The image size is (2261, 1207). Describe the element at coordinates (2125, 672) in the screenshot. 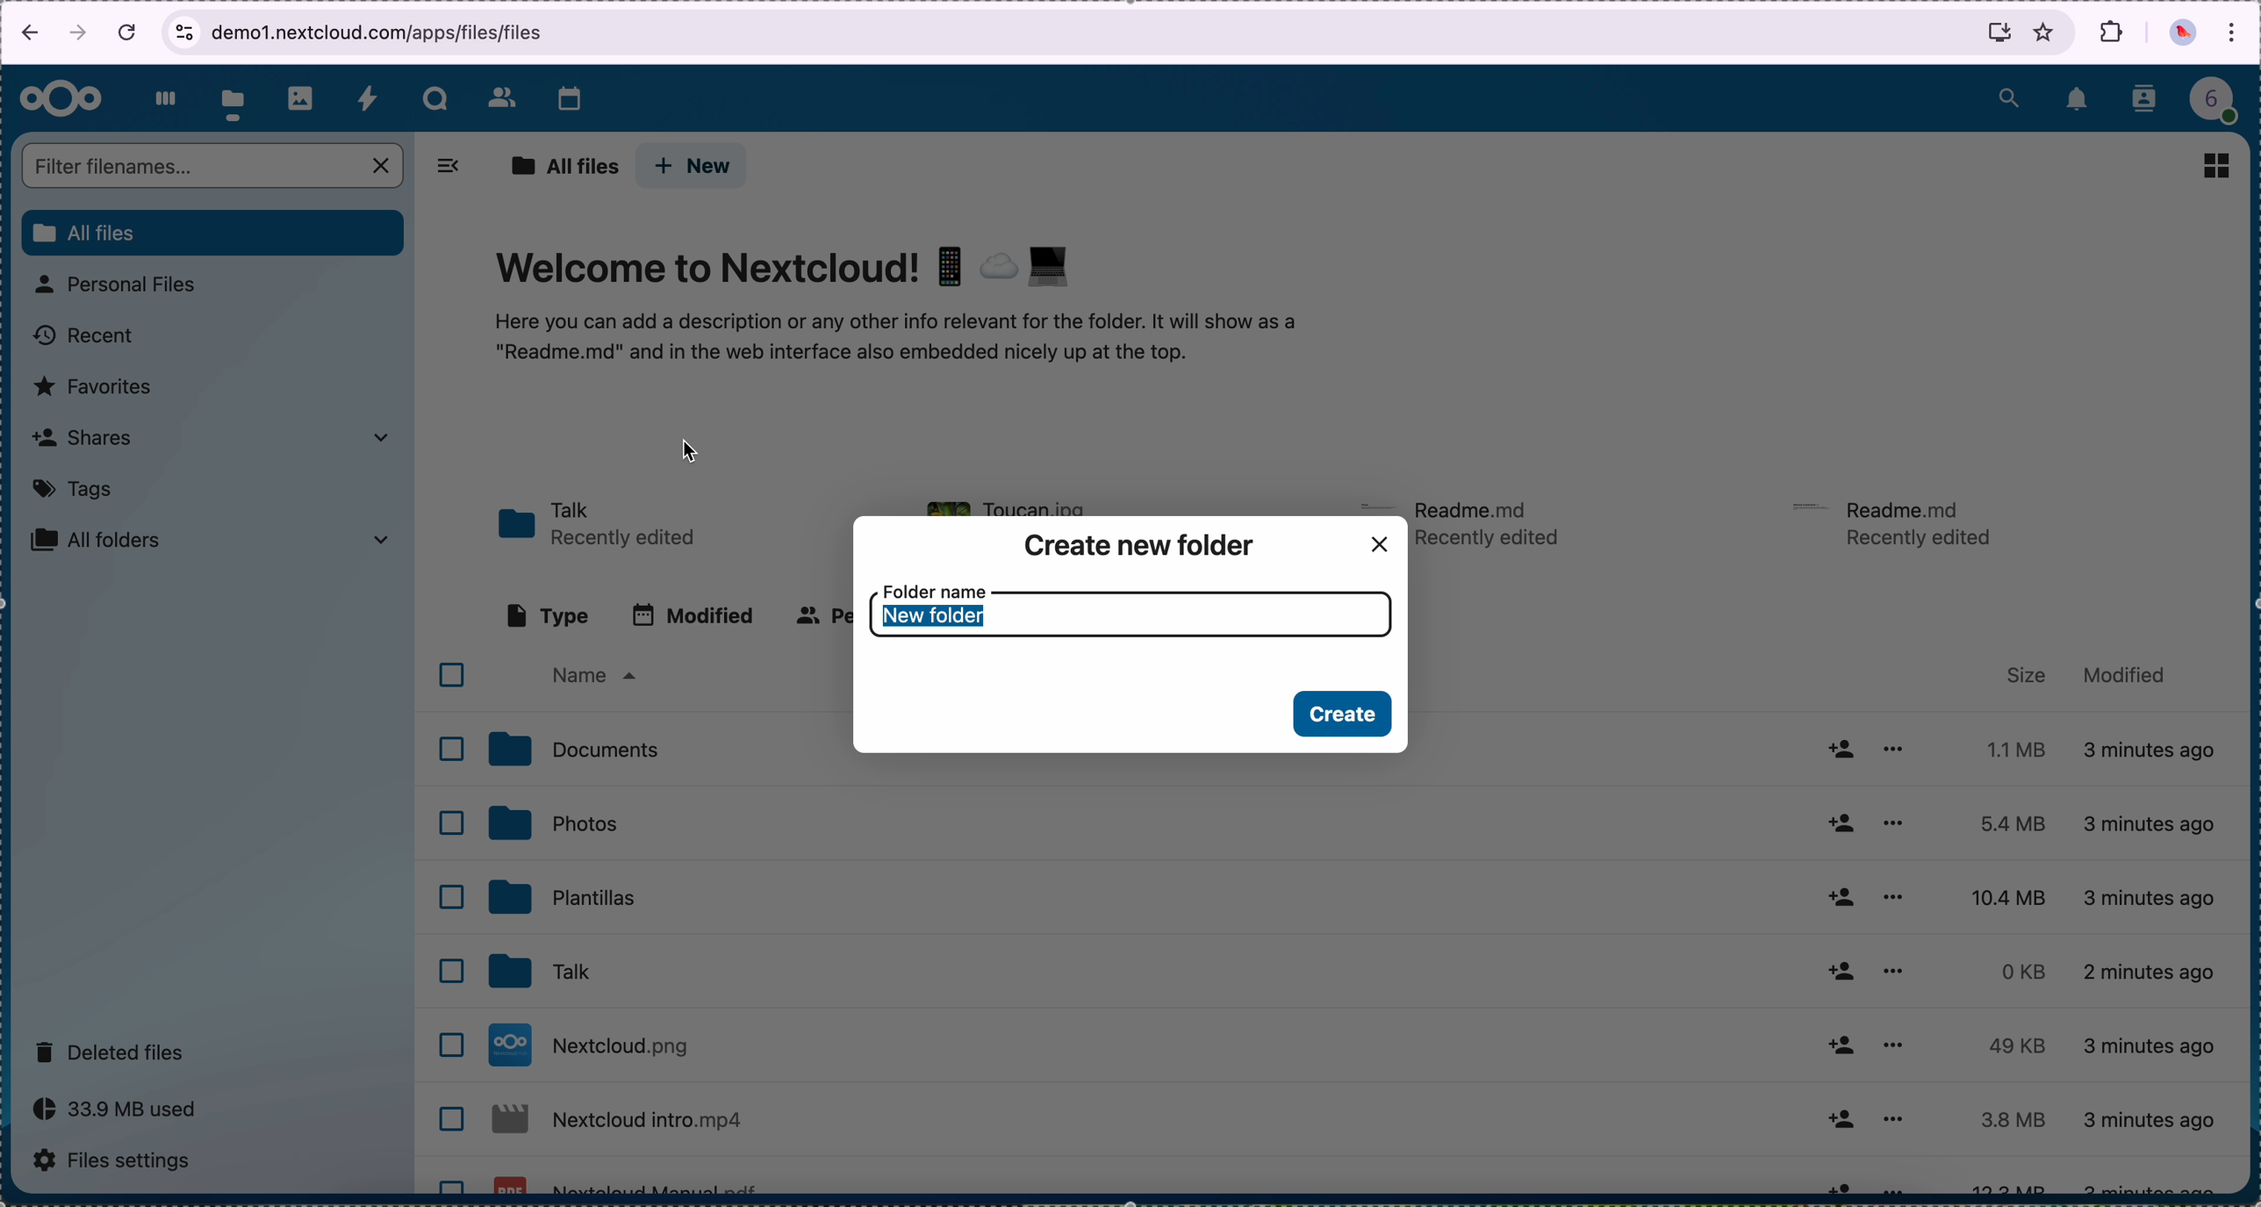

I see `modified` at that location.